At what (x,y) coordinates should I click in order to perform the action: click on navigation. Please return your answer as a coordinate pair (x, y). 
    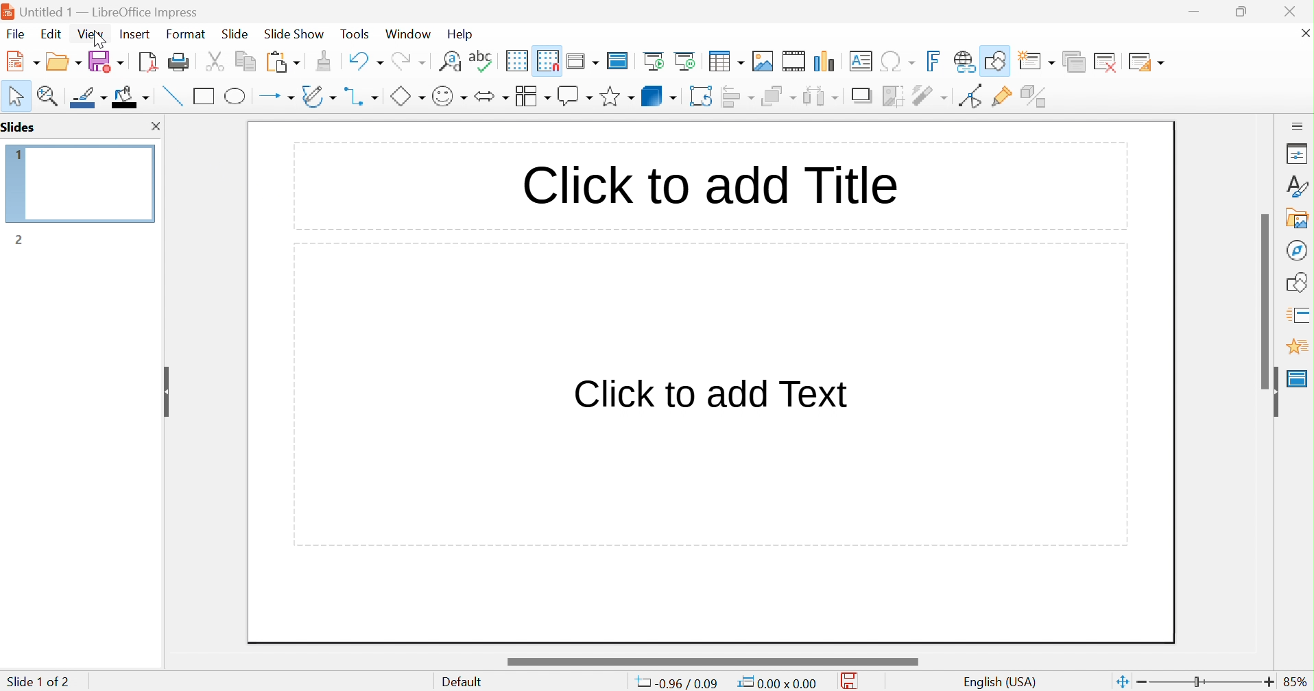
    Looking at the image, I should click on (1295, 250).